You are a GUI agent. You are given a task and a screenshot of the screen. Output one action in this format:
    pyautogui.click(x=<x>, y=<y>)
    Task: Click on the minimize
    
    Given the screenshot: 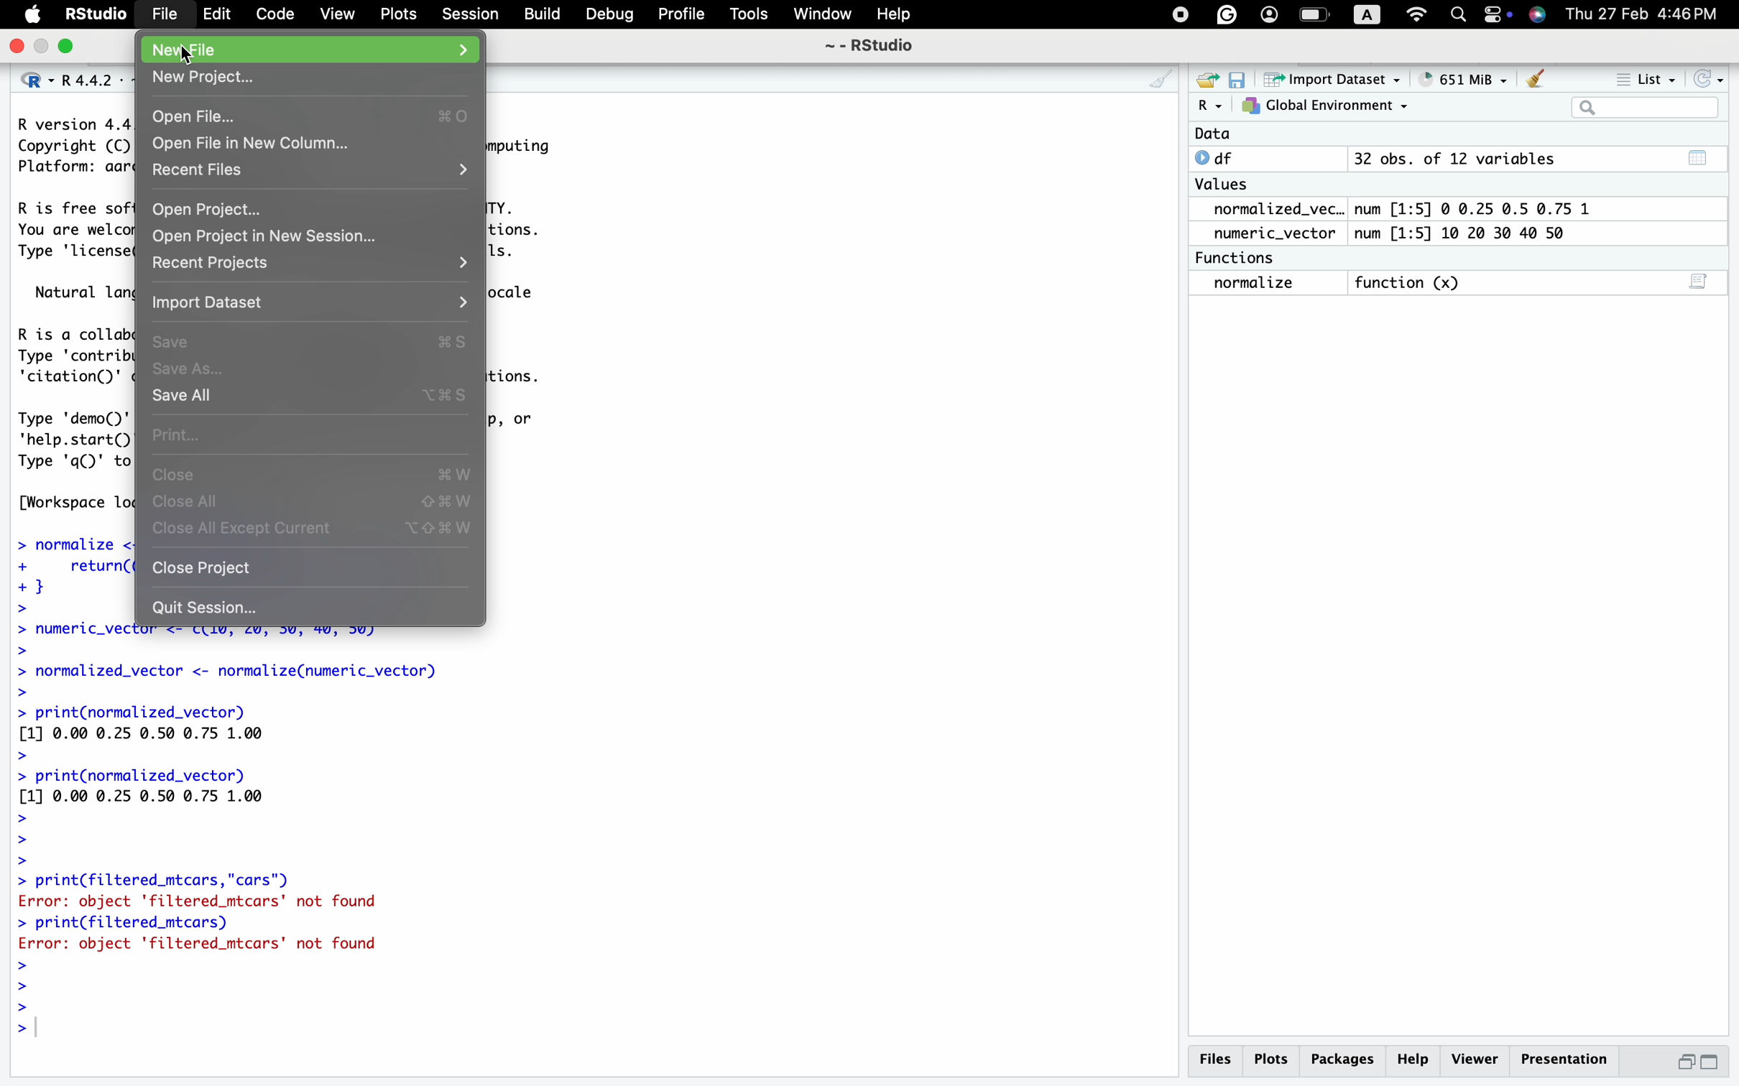 What is the action you would take?
    pyautogui.click(x=44, y=47)
    